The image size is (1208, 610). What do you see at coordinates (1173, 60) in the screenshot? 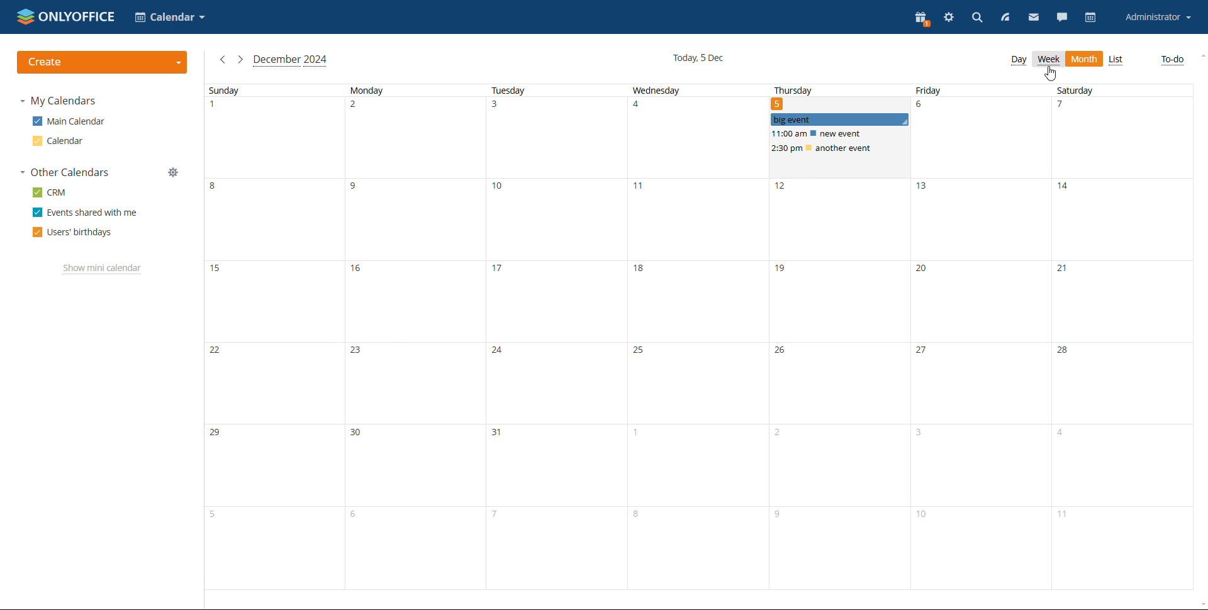
I see `to-do` at bounding box center [1173, 60].